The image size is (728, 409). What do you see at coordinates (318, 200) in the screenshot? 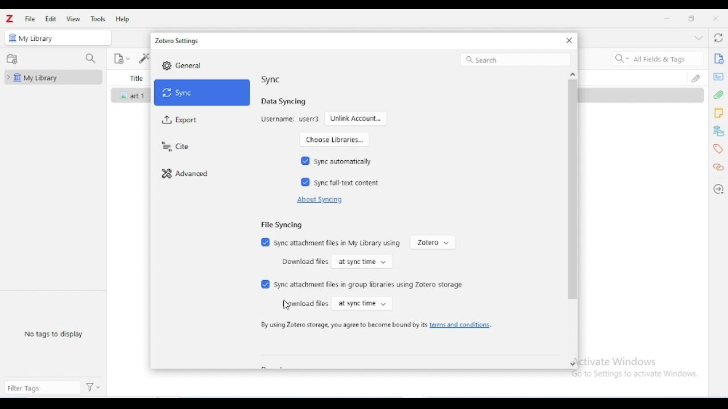
I see `about syncing` at bounding box center [318, 200].